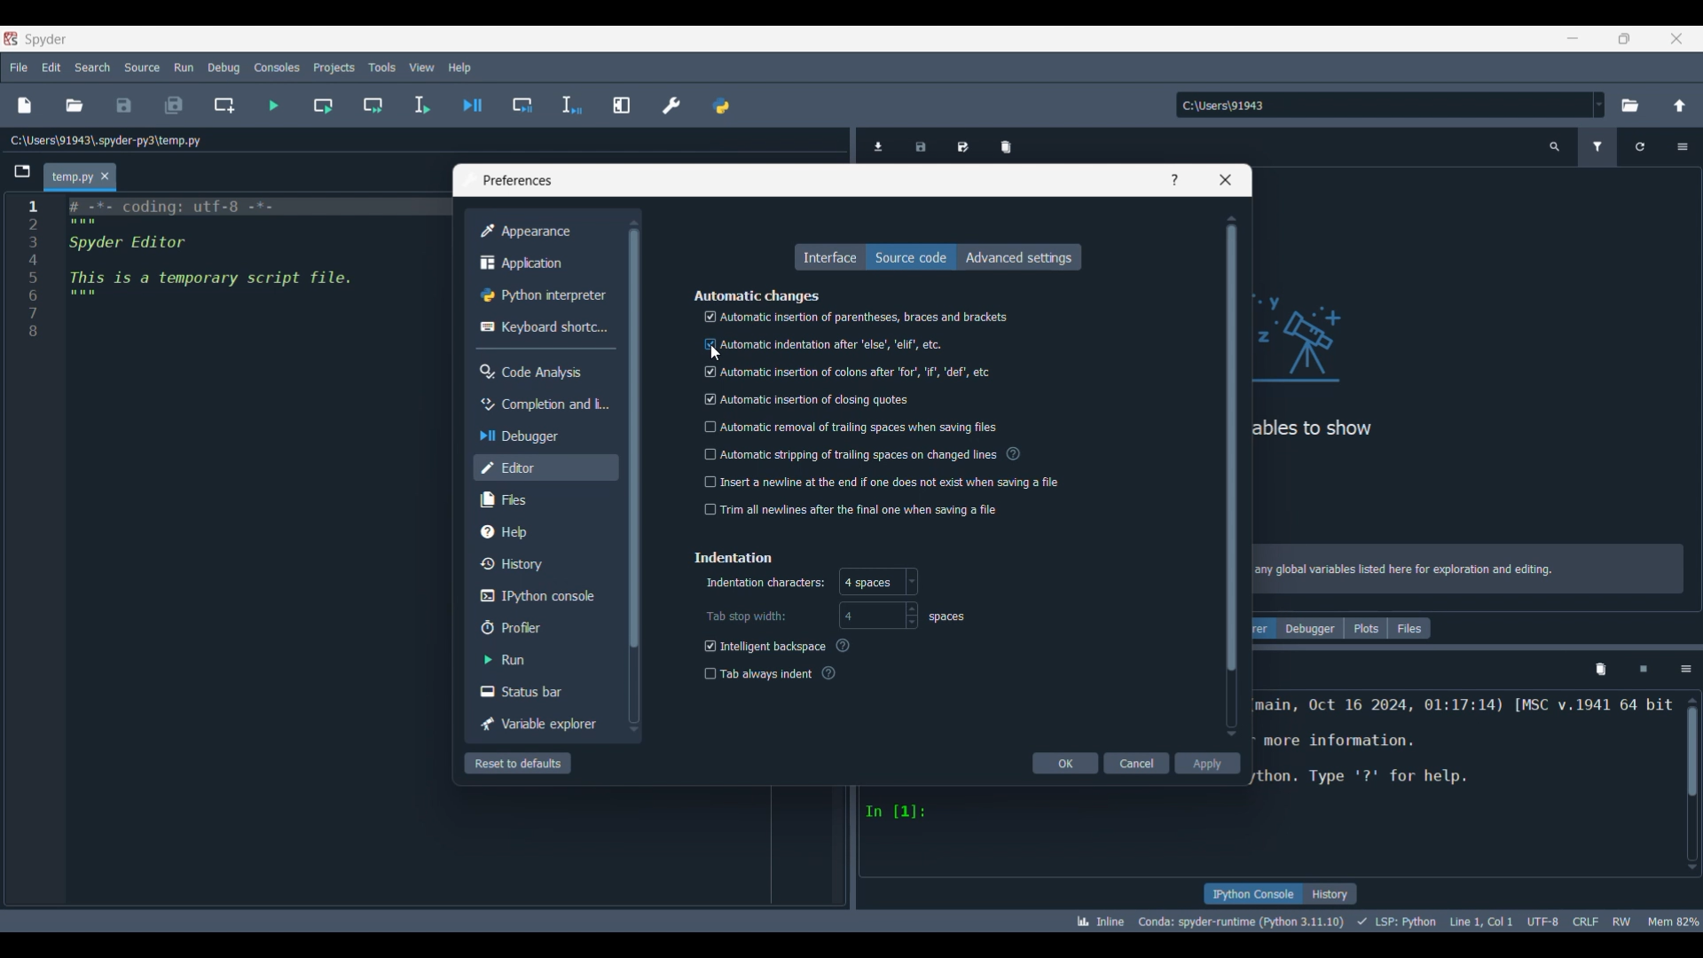 The width and height of the screenshot is (1703, 958). I want to click on Application, so click(545, 263).